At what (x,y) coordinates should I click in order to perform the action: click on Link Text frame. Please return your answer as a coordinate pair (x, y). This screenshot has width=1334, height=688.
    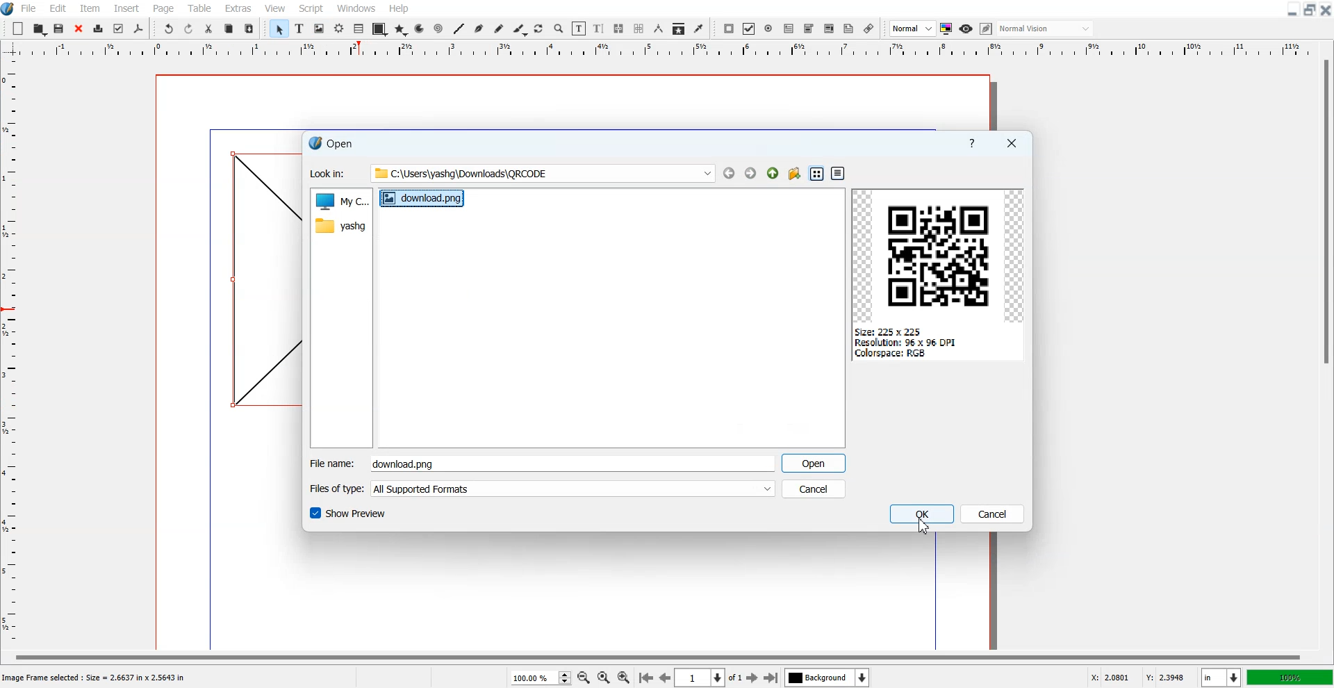
    Looking at the image, I should click on (618, 28).